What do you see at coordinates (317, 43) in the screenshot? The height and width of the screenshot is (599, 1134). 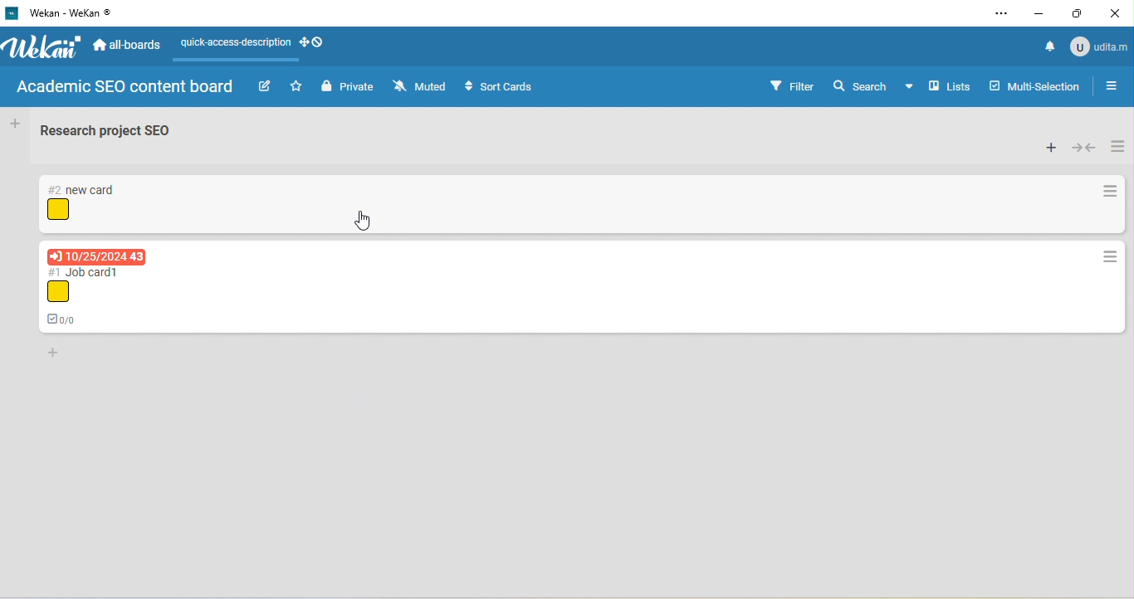 I see `desktop grab handles` at bounding box center [317, 43].